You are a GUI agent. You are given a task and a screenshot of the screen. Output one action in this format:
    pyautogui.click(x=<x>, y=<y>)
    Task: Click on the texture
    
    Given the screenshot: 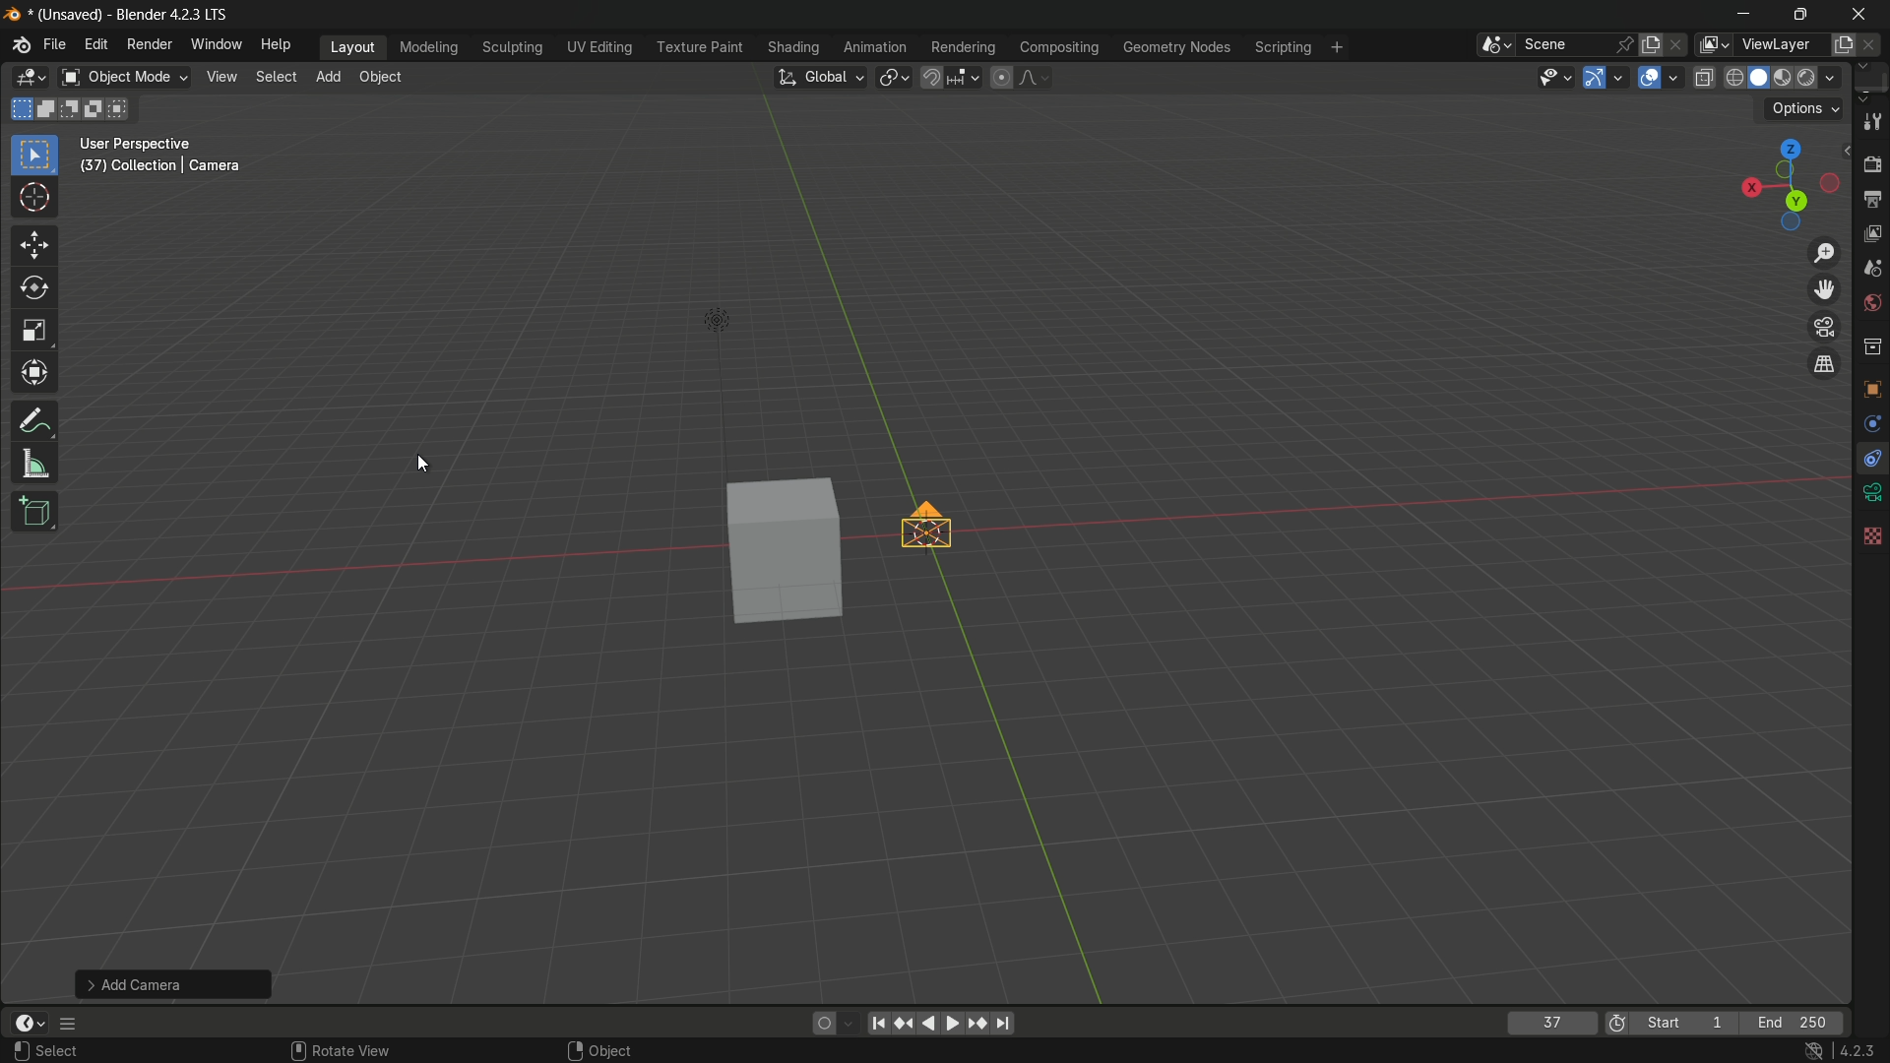 What is the action you would take?
    pyautogui.click(x=1871, y=390)
    